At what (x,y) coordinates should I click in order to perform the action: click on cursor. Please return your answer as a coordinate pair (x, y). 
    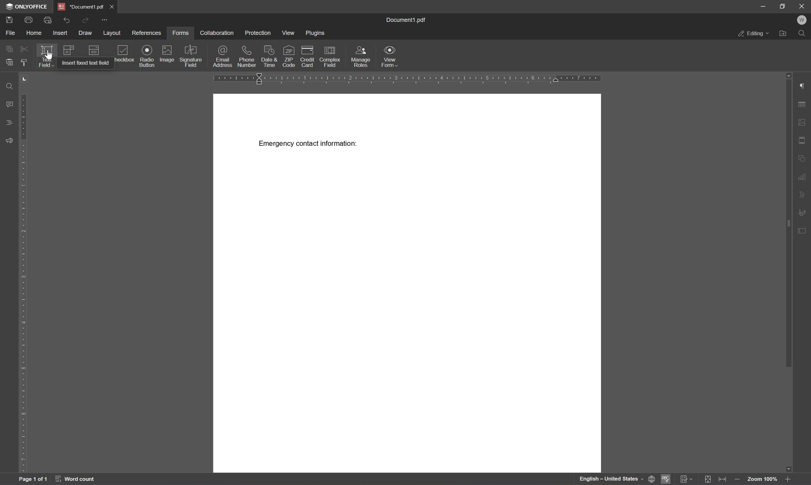
    Looking at the image, I should click on (48, 54).